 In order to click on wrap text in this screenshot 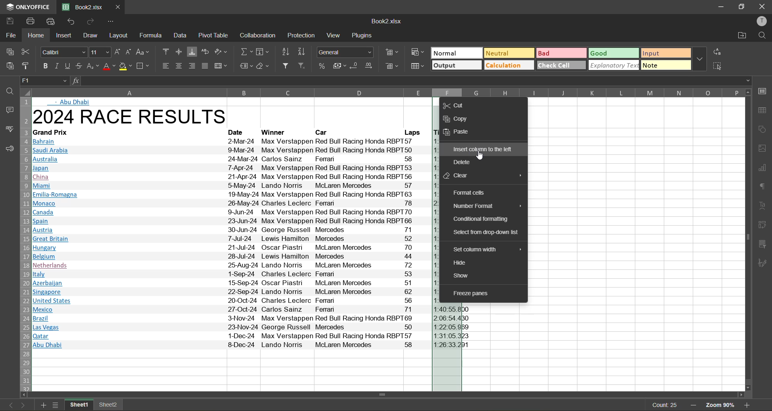, I will do `click(205, 51)`.